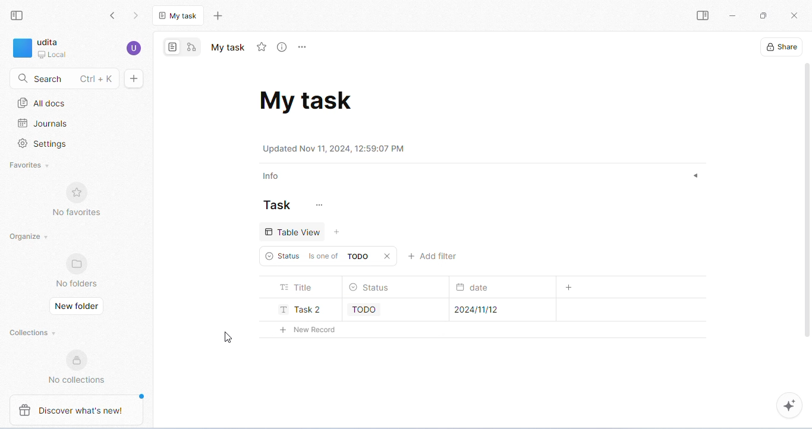 This screenshot has width=812, height=429. What do you see at coordinates (475, 308) in the screenshot?
I see `submission date for task2` at bounding box center [475, 308].